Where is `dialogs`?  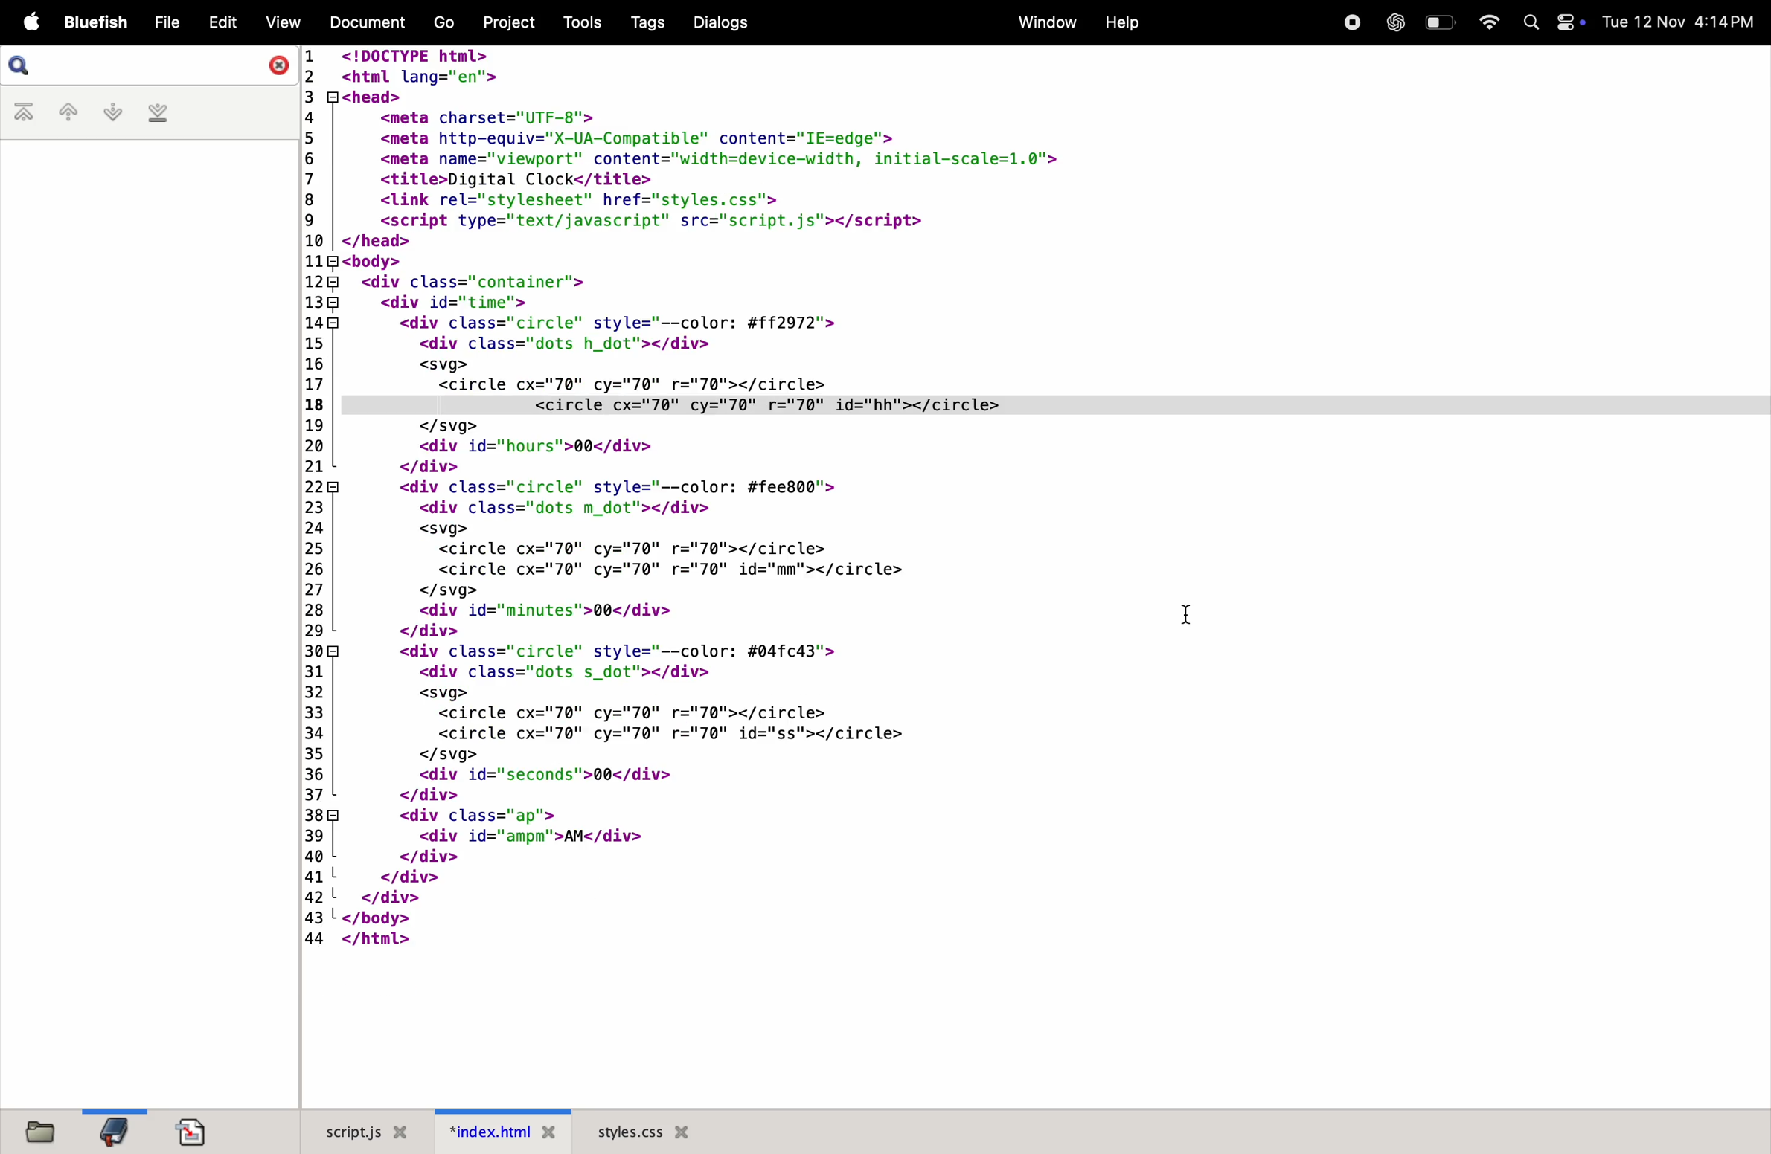 dialogs is located at coordinates (721, 24).